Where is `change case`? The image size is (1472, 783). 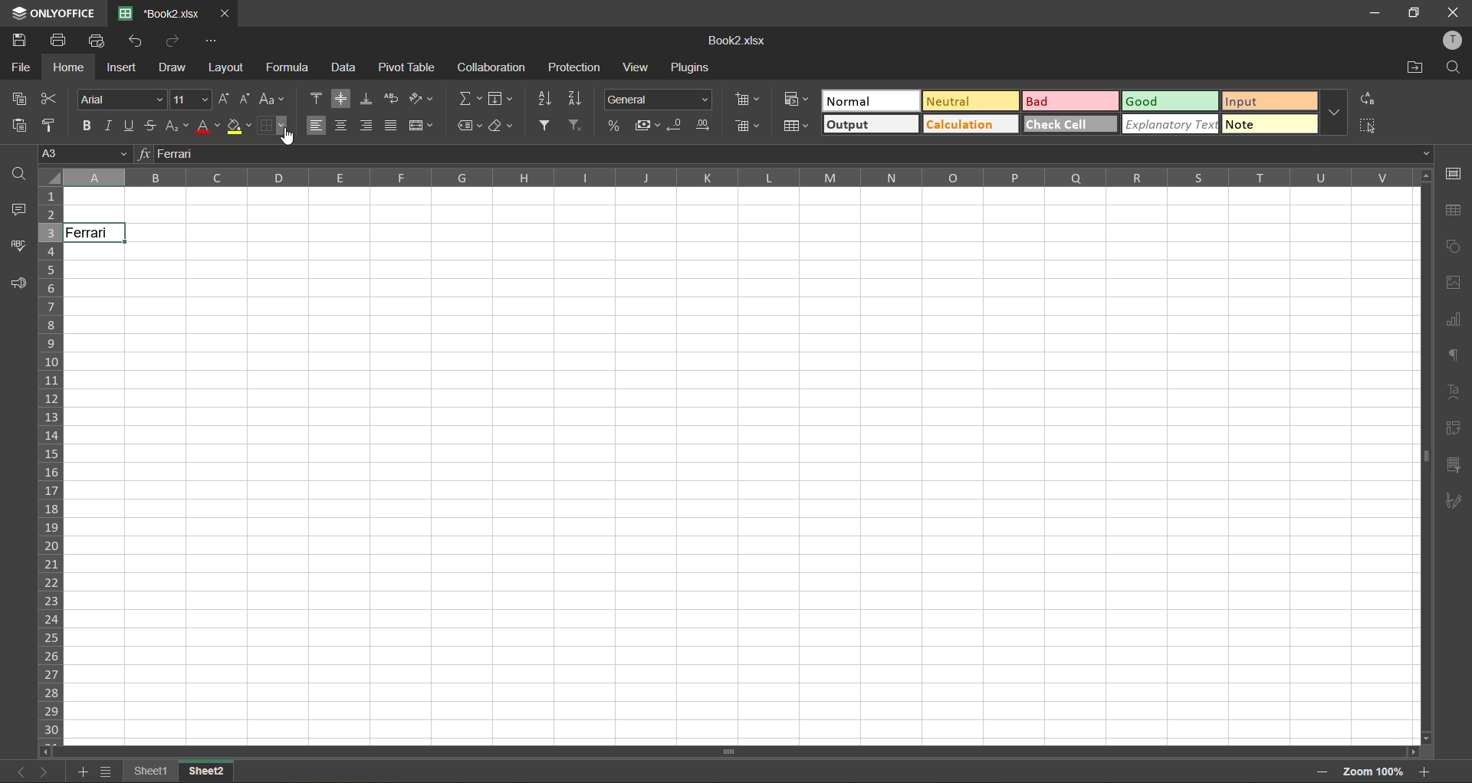 change case is located at coordinates (274, 98).